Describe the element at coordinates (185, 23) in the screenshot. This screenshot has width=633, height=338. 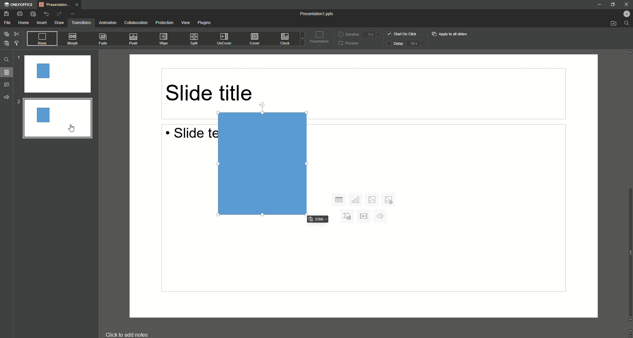
I see `View` at that location.